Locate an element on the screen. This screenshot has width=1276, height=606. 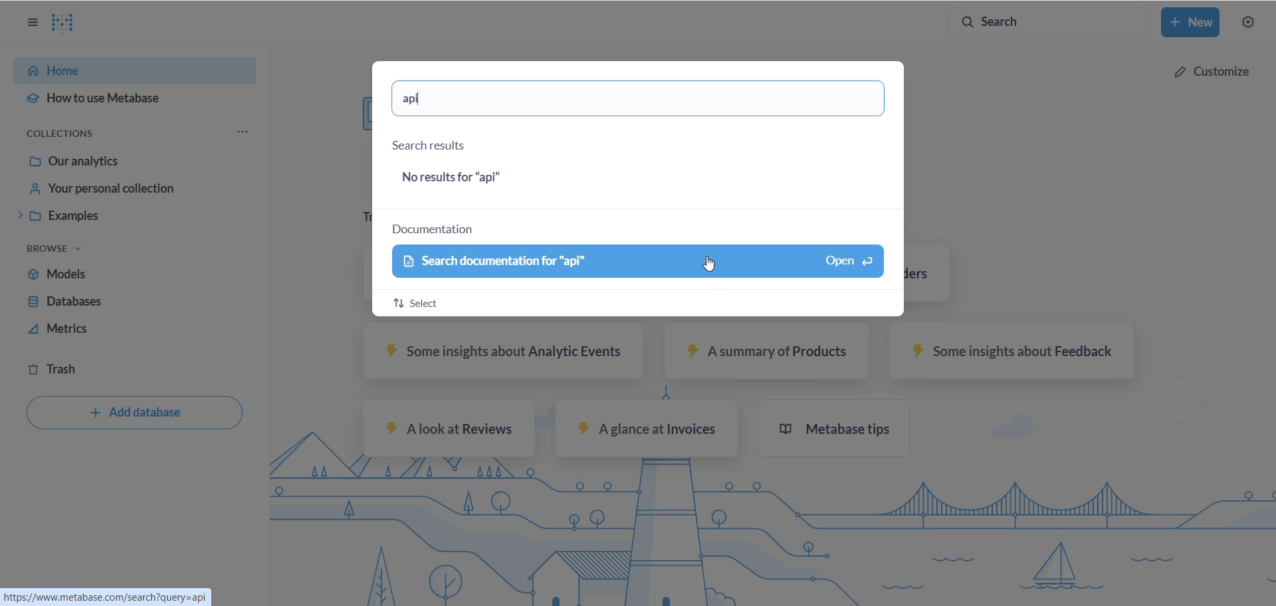
trash is located at coordinates (67, 365).